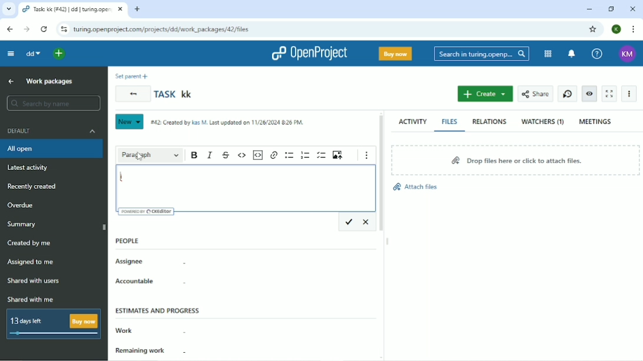  Describe the element at coordinates (27, 29) in the screenshot. I see `Forward` at that location.